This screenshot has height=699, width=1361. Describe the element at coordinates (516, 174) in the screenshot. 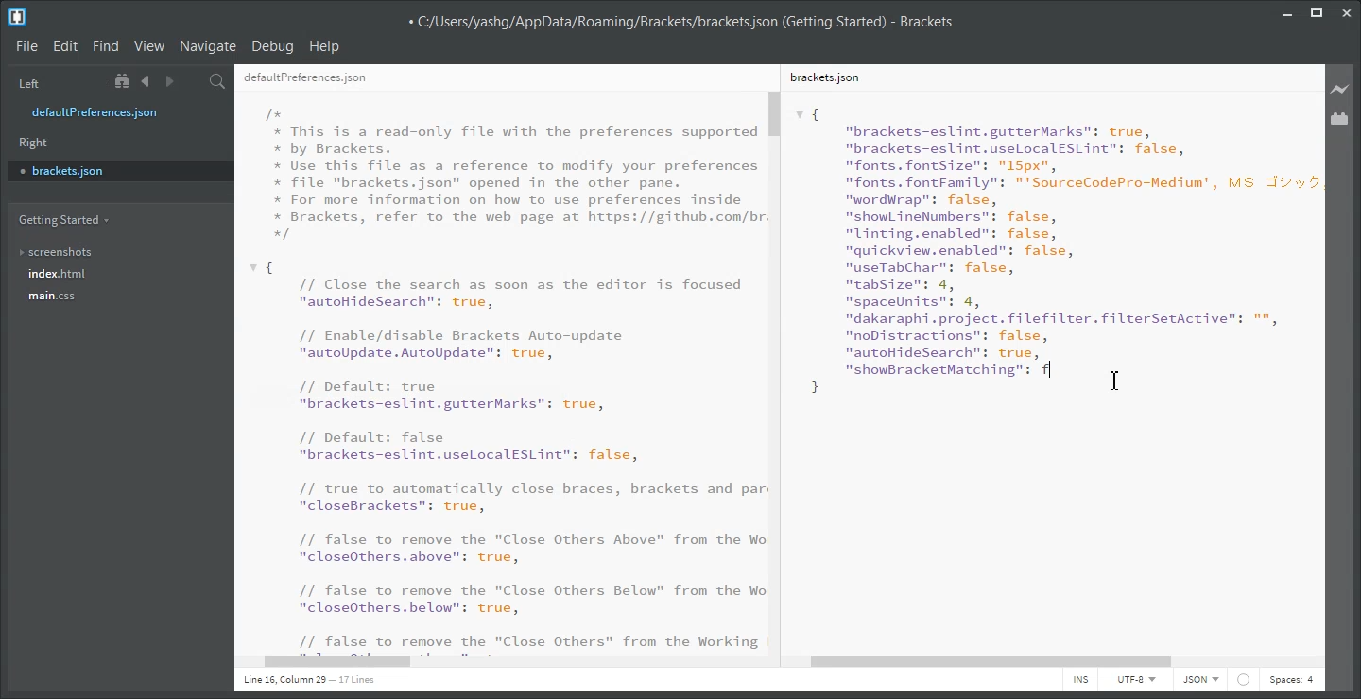

I see `/*

* This is a read-only file with the preferences supported
* by Brackets.

* Use this file as a reference to modify your preferences
* file "brackets.json" opened in the other pane.

* For more information on how to use preferences inside

* Brackets, refer to the web page at https://github.com/br
*/` at that location.